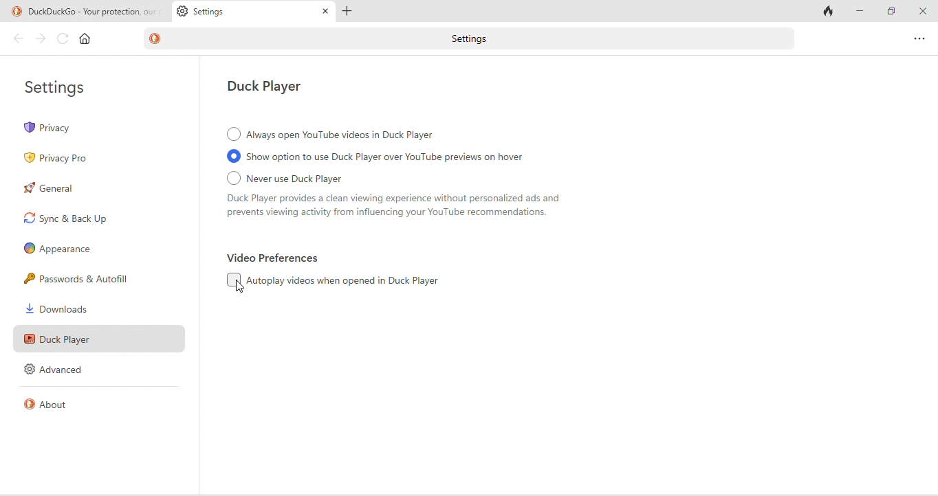 The height and width of the screenshot is (496, 938). I want to click on sync and back up, so click(89, 218).